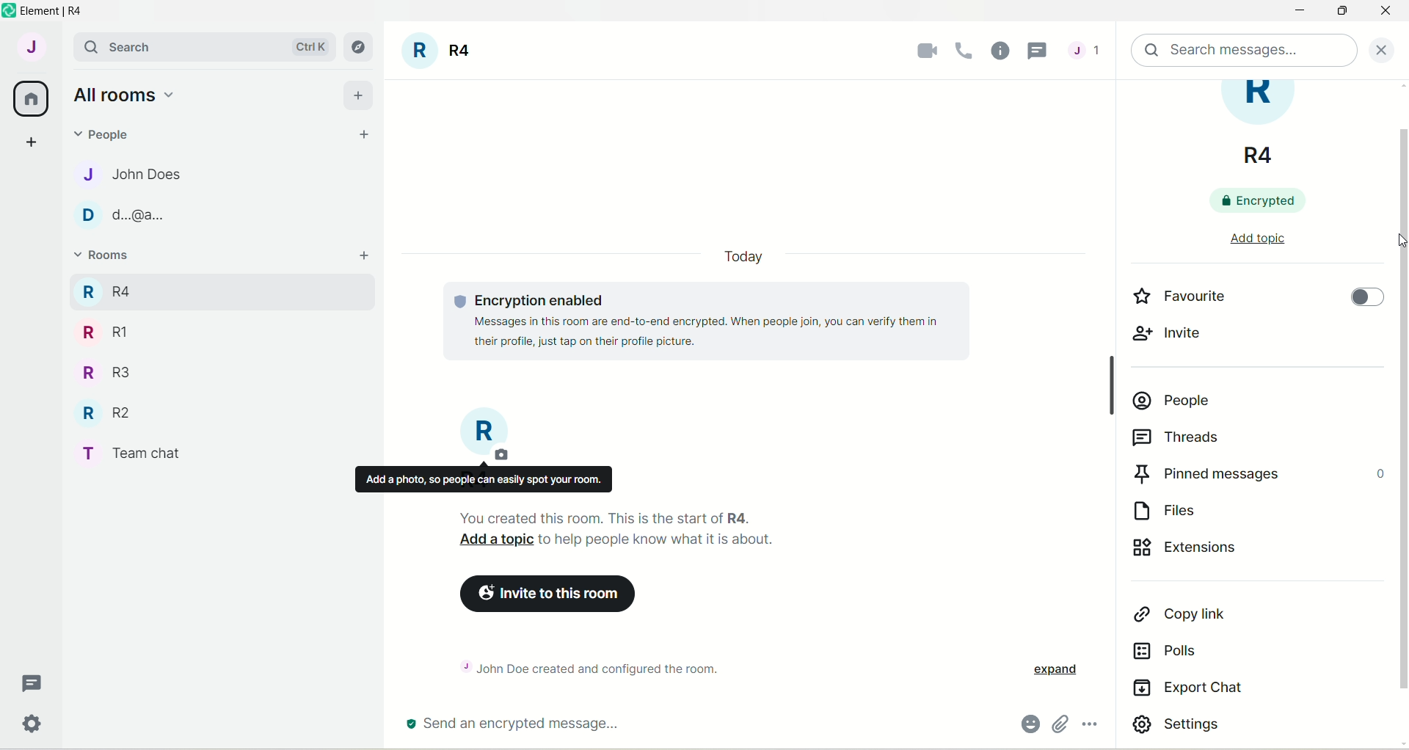 The height and width of the screenshot is (750, 1409). I want to click on D d.@a.., so click(118, 215).